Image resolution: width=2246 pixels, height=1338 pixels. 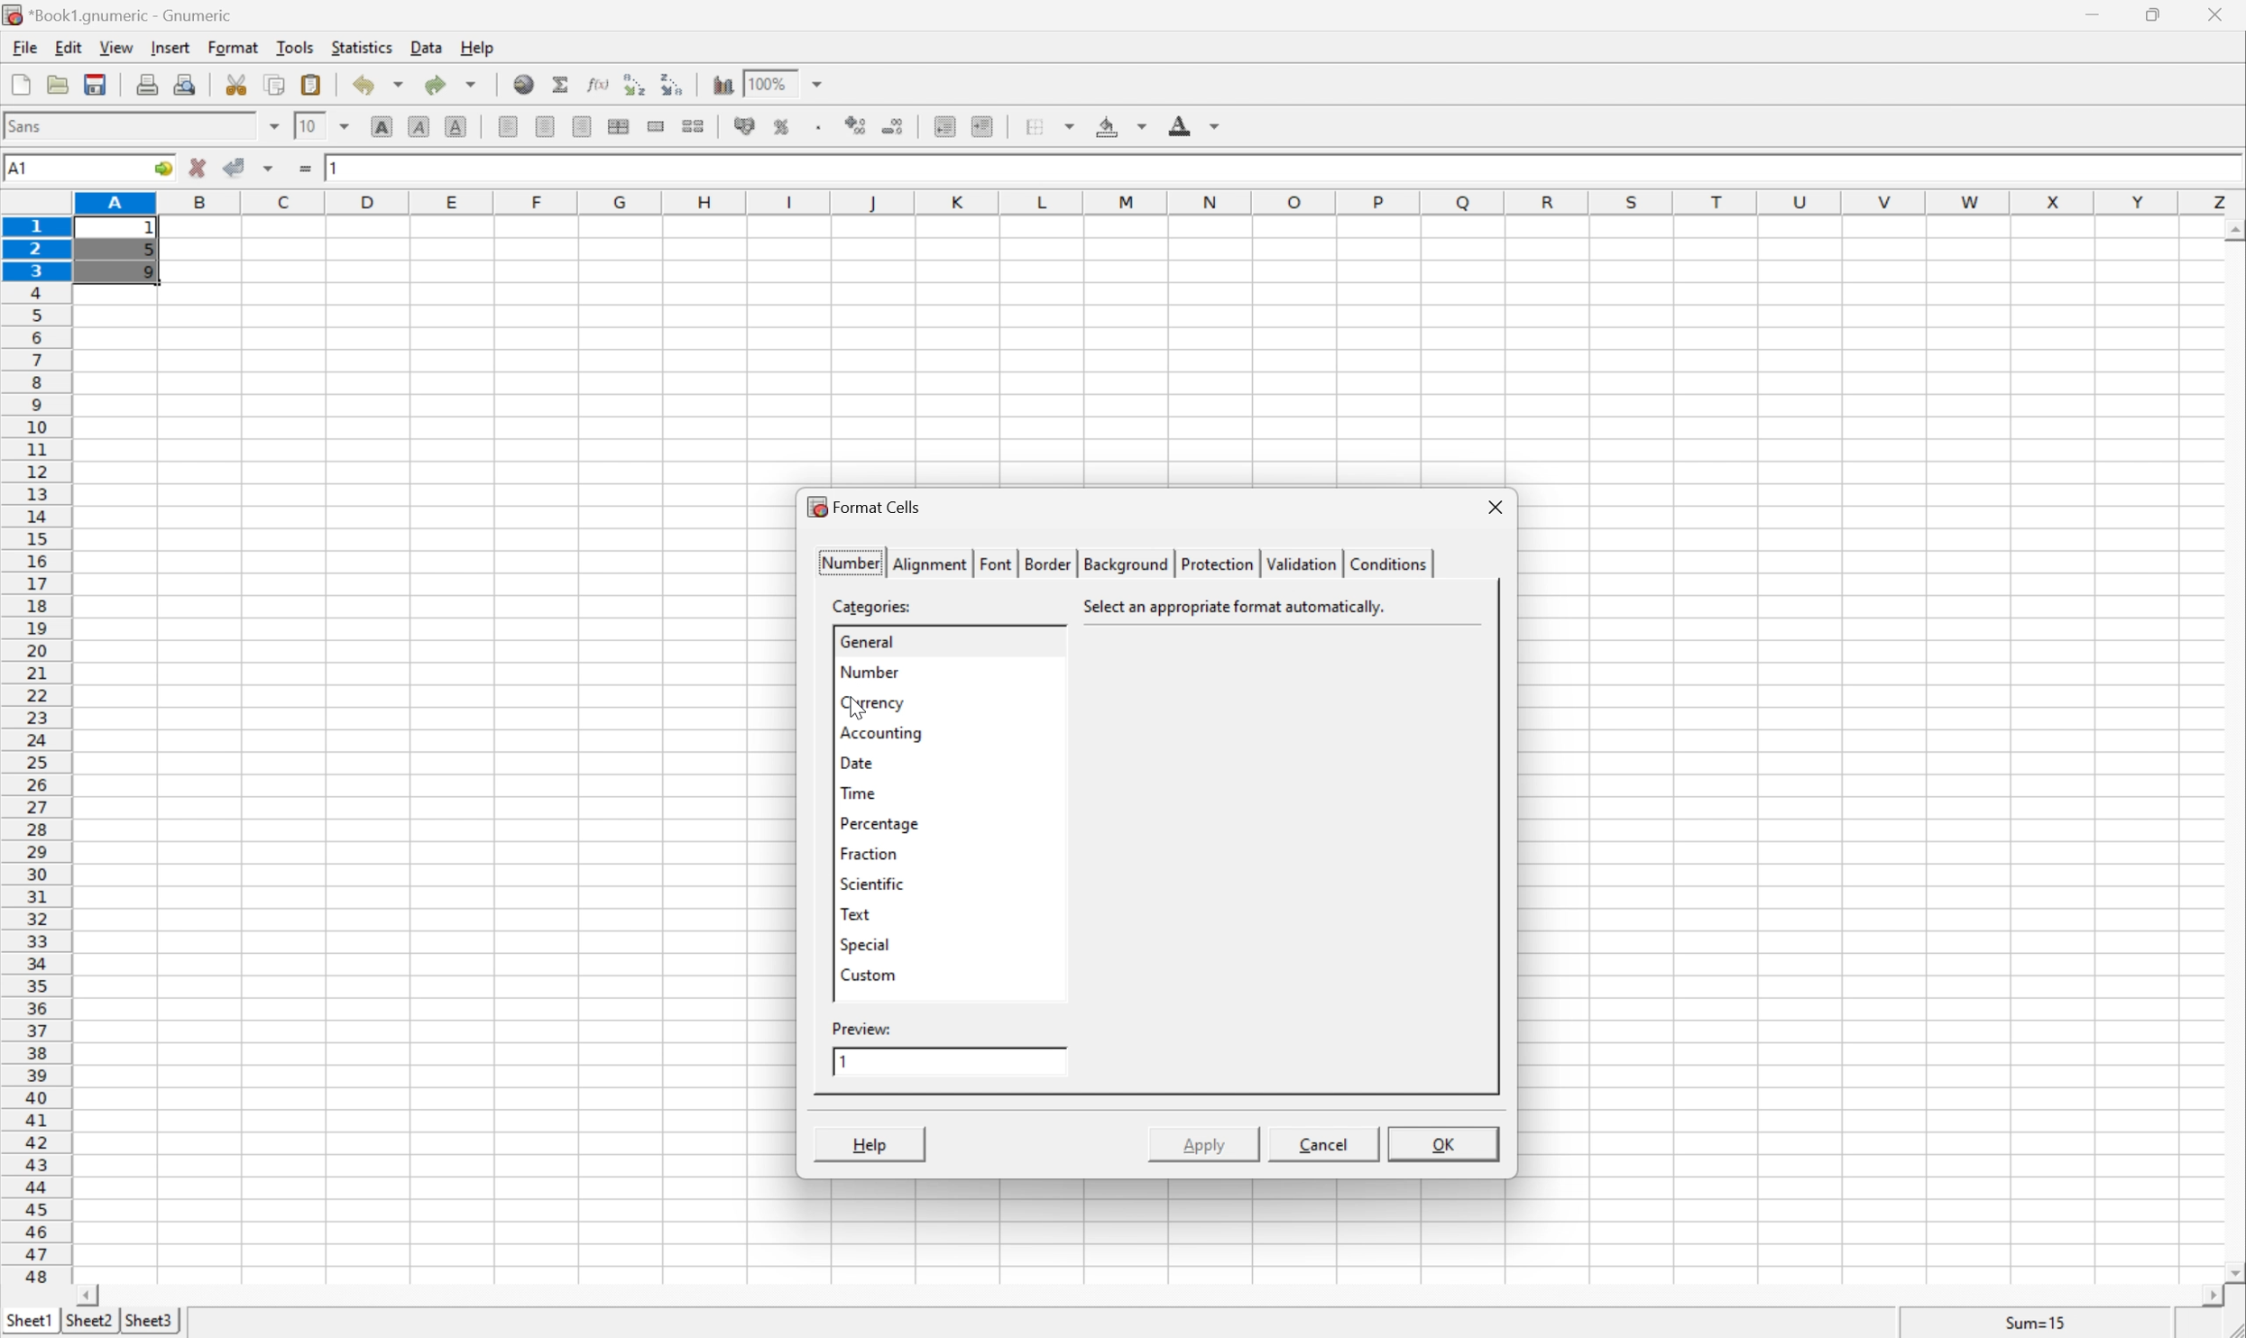 I want to click on insert hyperlink, so click(x=525, y=82).